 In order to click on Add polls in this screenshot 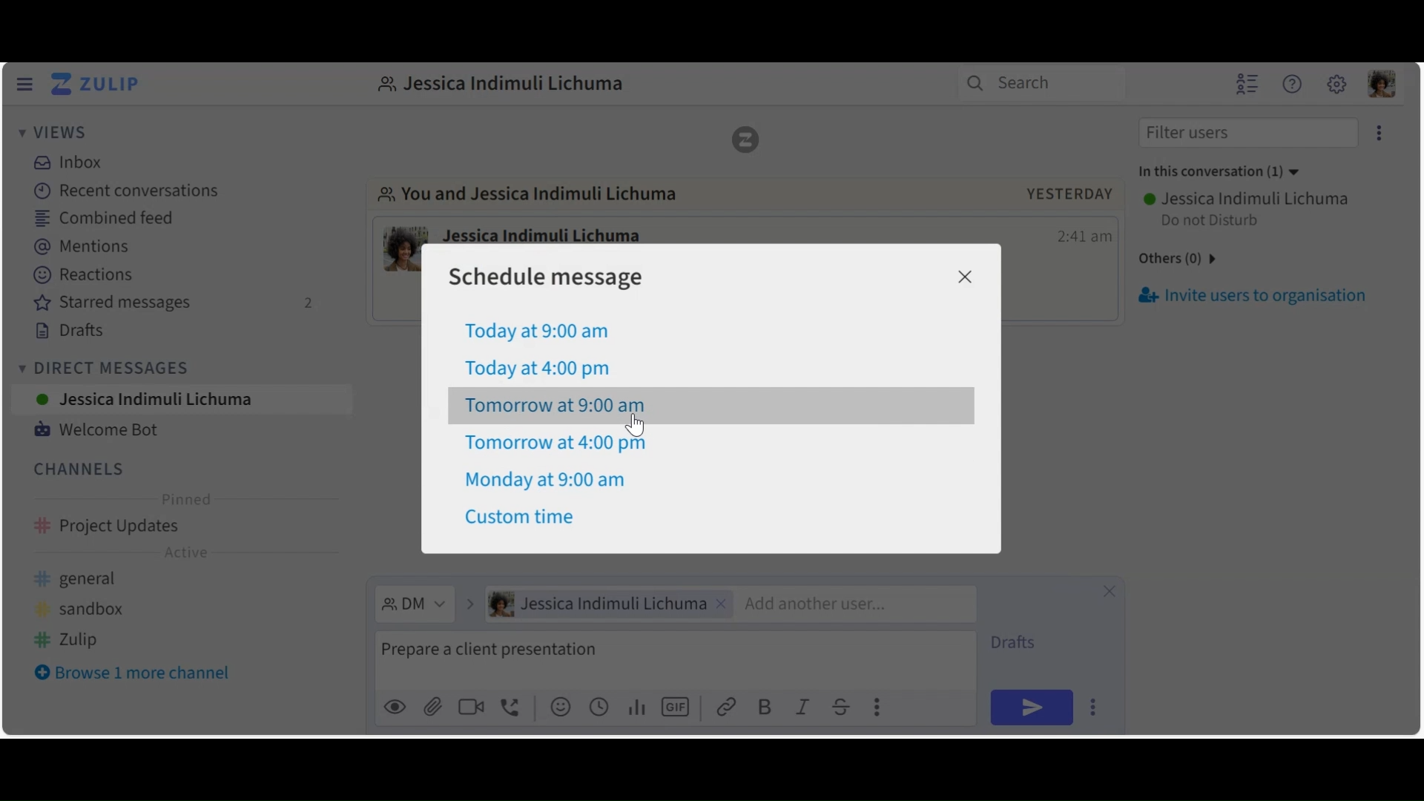, I will do `click(636, 708)`.